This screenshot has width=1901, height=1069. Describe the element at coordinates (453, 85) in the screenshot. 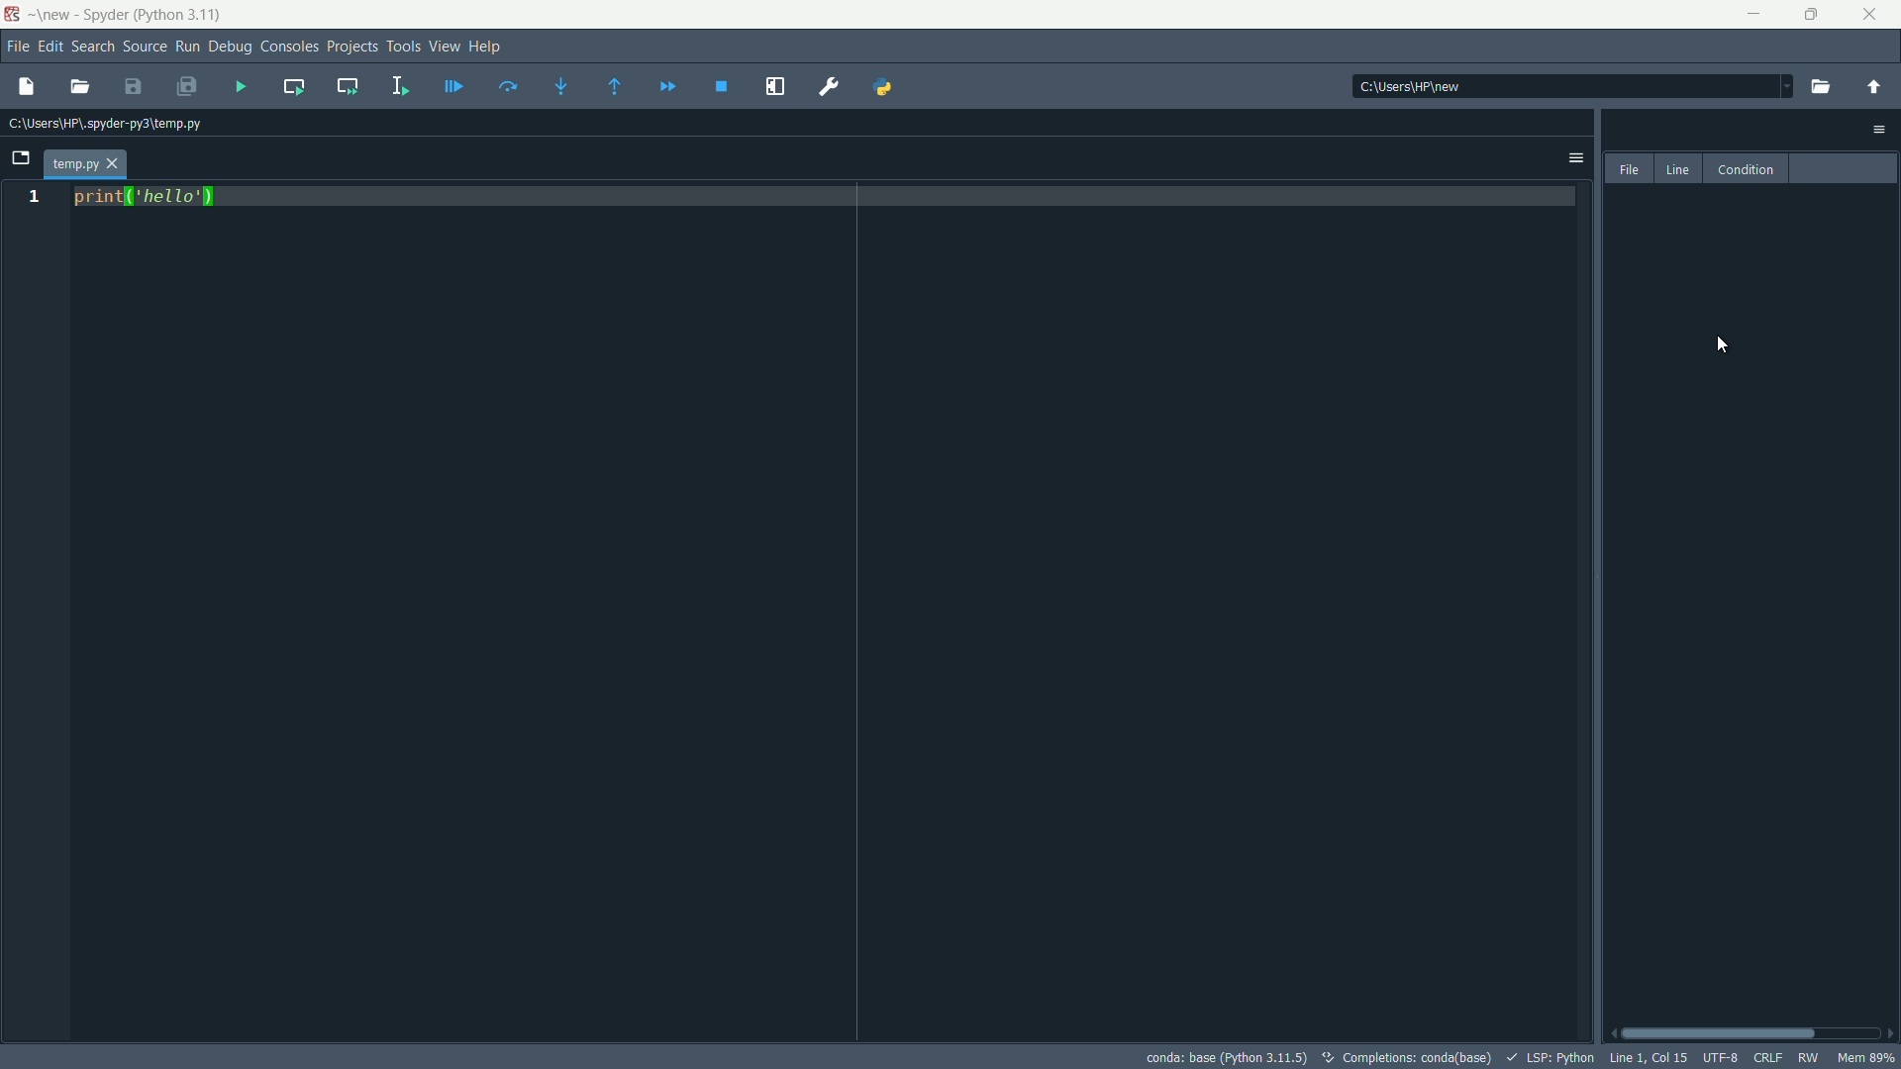

I see `debug file` at that location.